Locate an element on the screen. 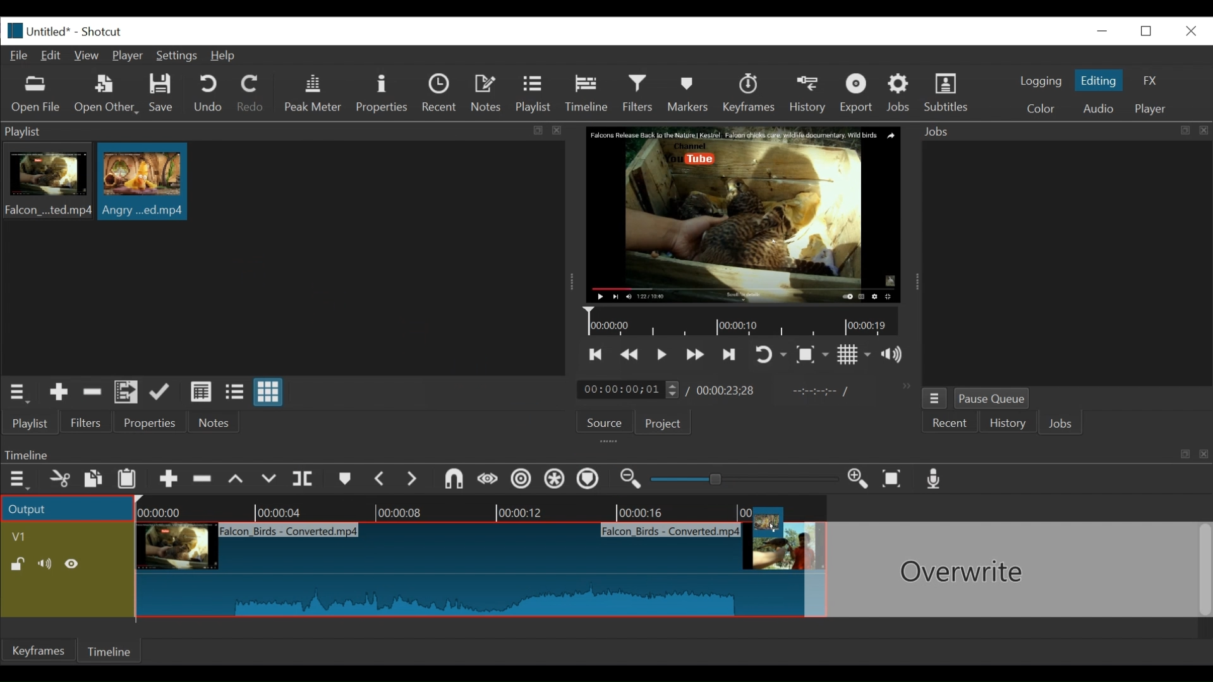 This screenshot has width=1213, height=682. Filters is located at coordinates (641, 93).